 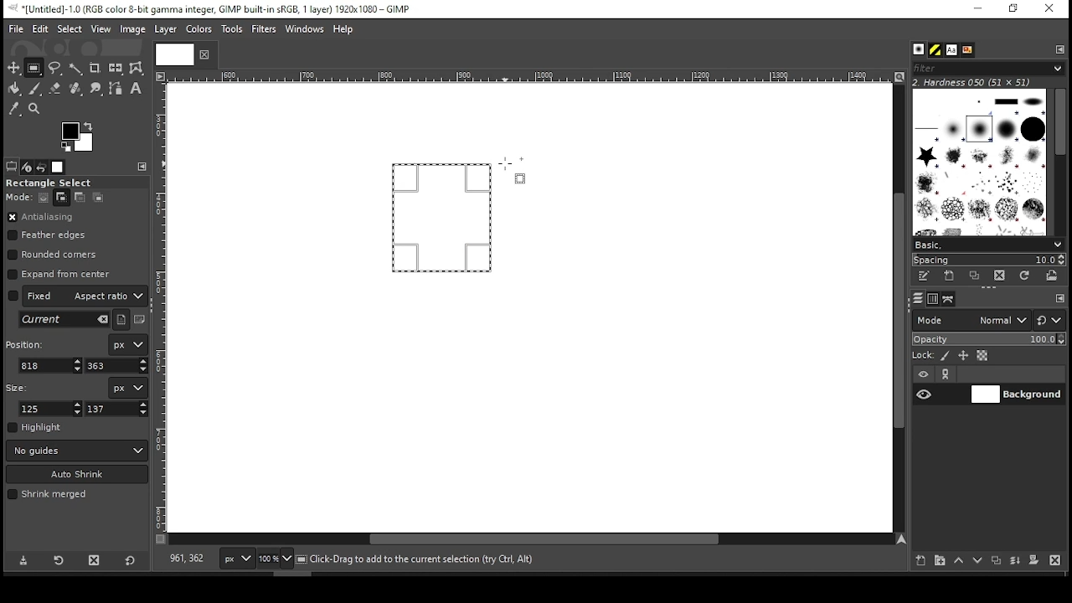 I want to click on pick aspect ration, so click(x=64, y=320).